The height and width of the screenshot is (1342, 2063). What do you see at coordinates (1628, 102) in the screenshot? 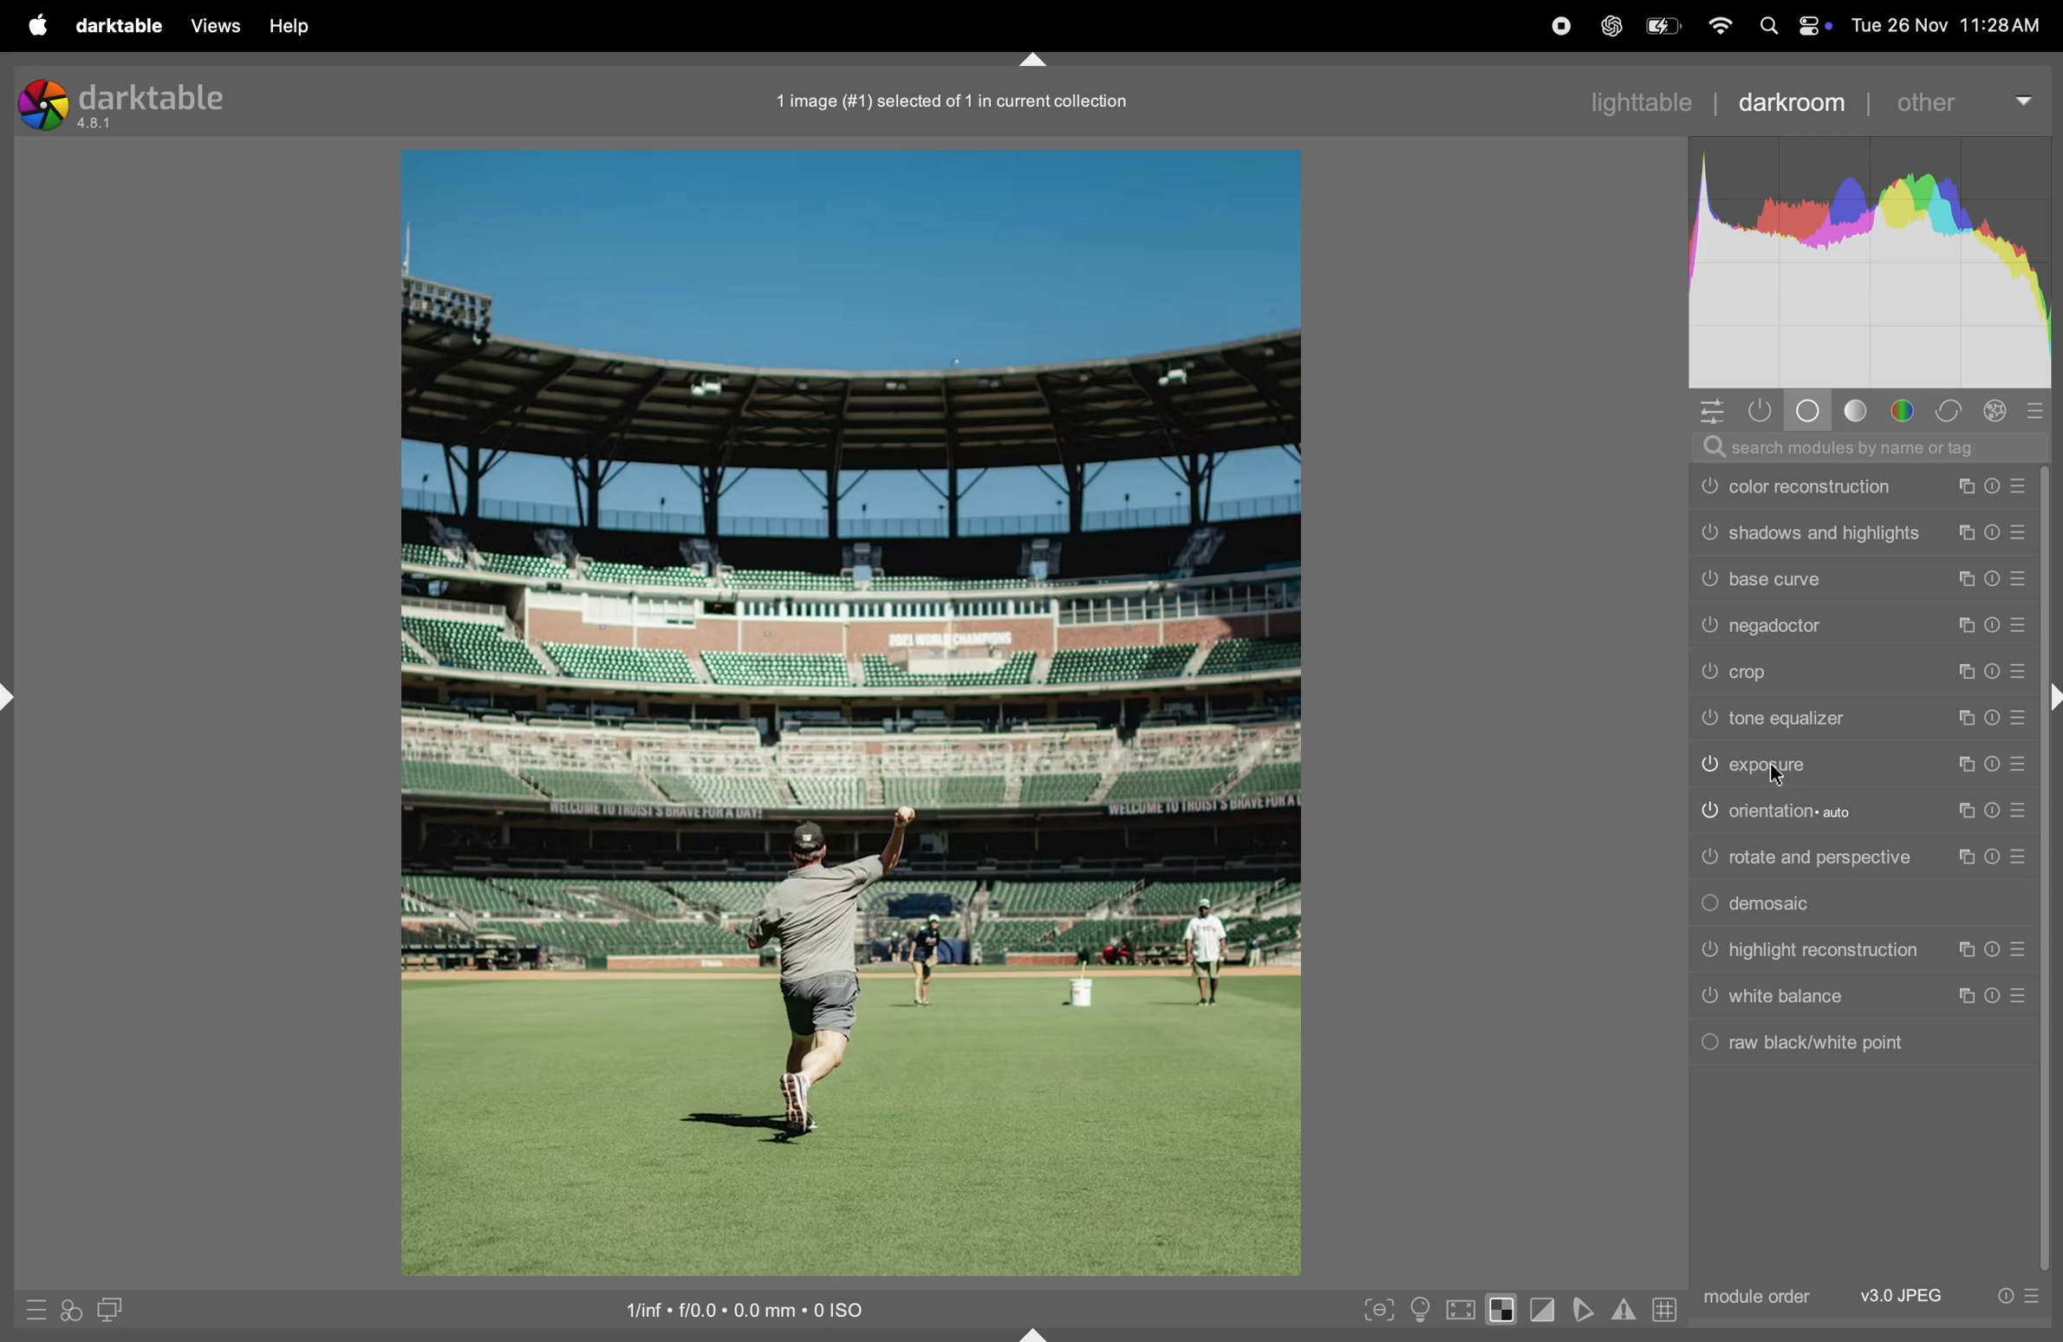
I see `lightable` at bounding box center [1628, 102].